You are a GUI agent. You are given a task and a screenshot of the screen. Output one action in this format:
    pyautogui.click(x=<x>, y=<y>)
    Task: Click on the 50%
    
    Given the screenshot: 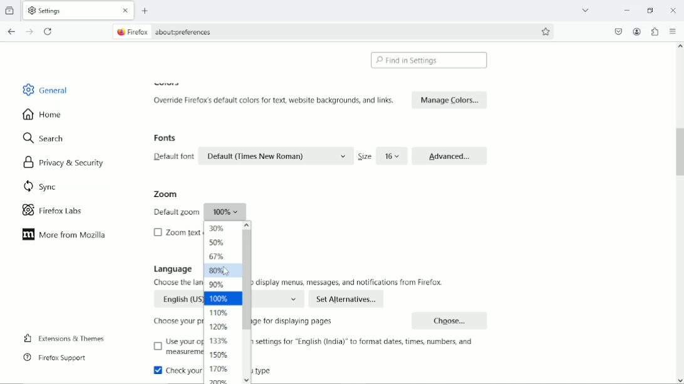 What is the action you would take?
    pyautogui.click(x=218, y=243)
    